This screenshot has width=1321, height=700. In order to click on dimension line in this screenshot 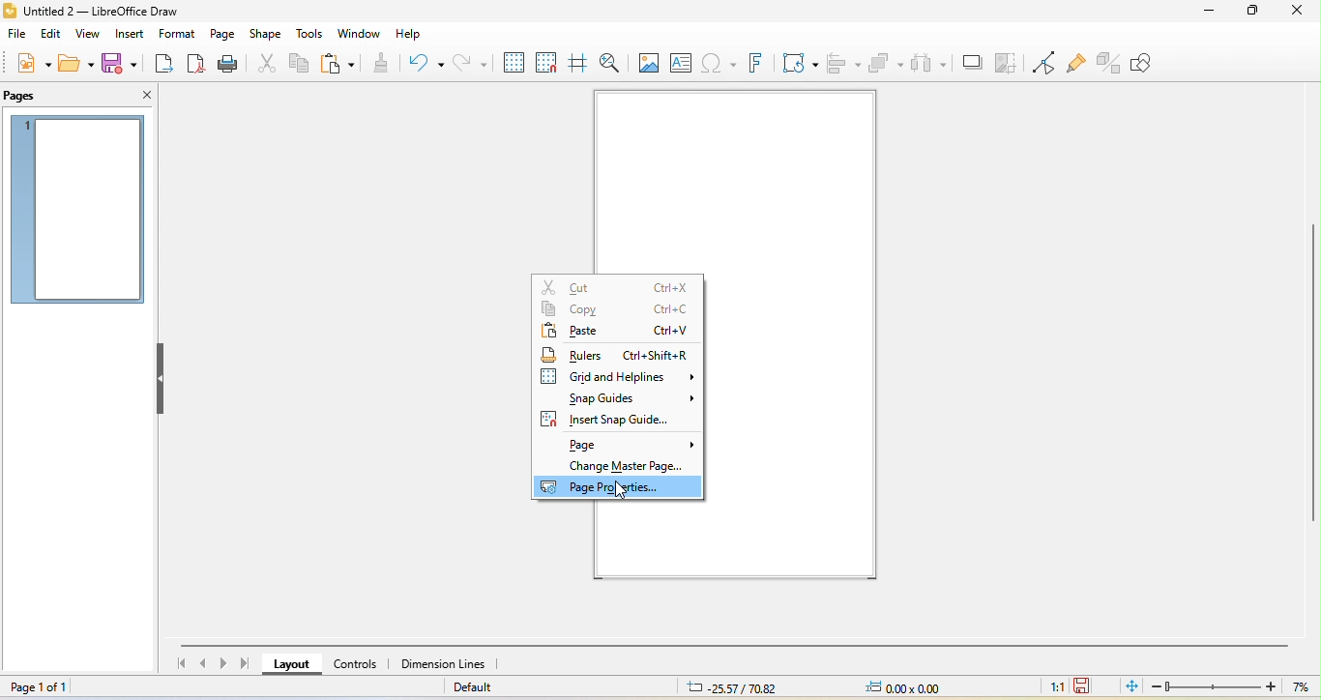, I will do `click(444, 665)`.